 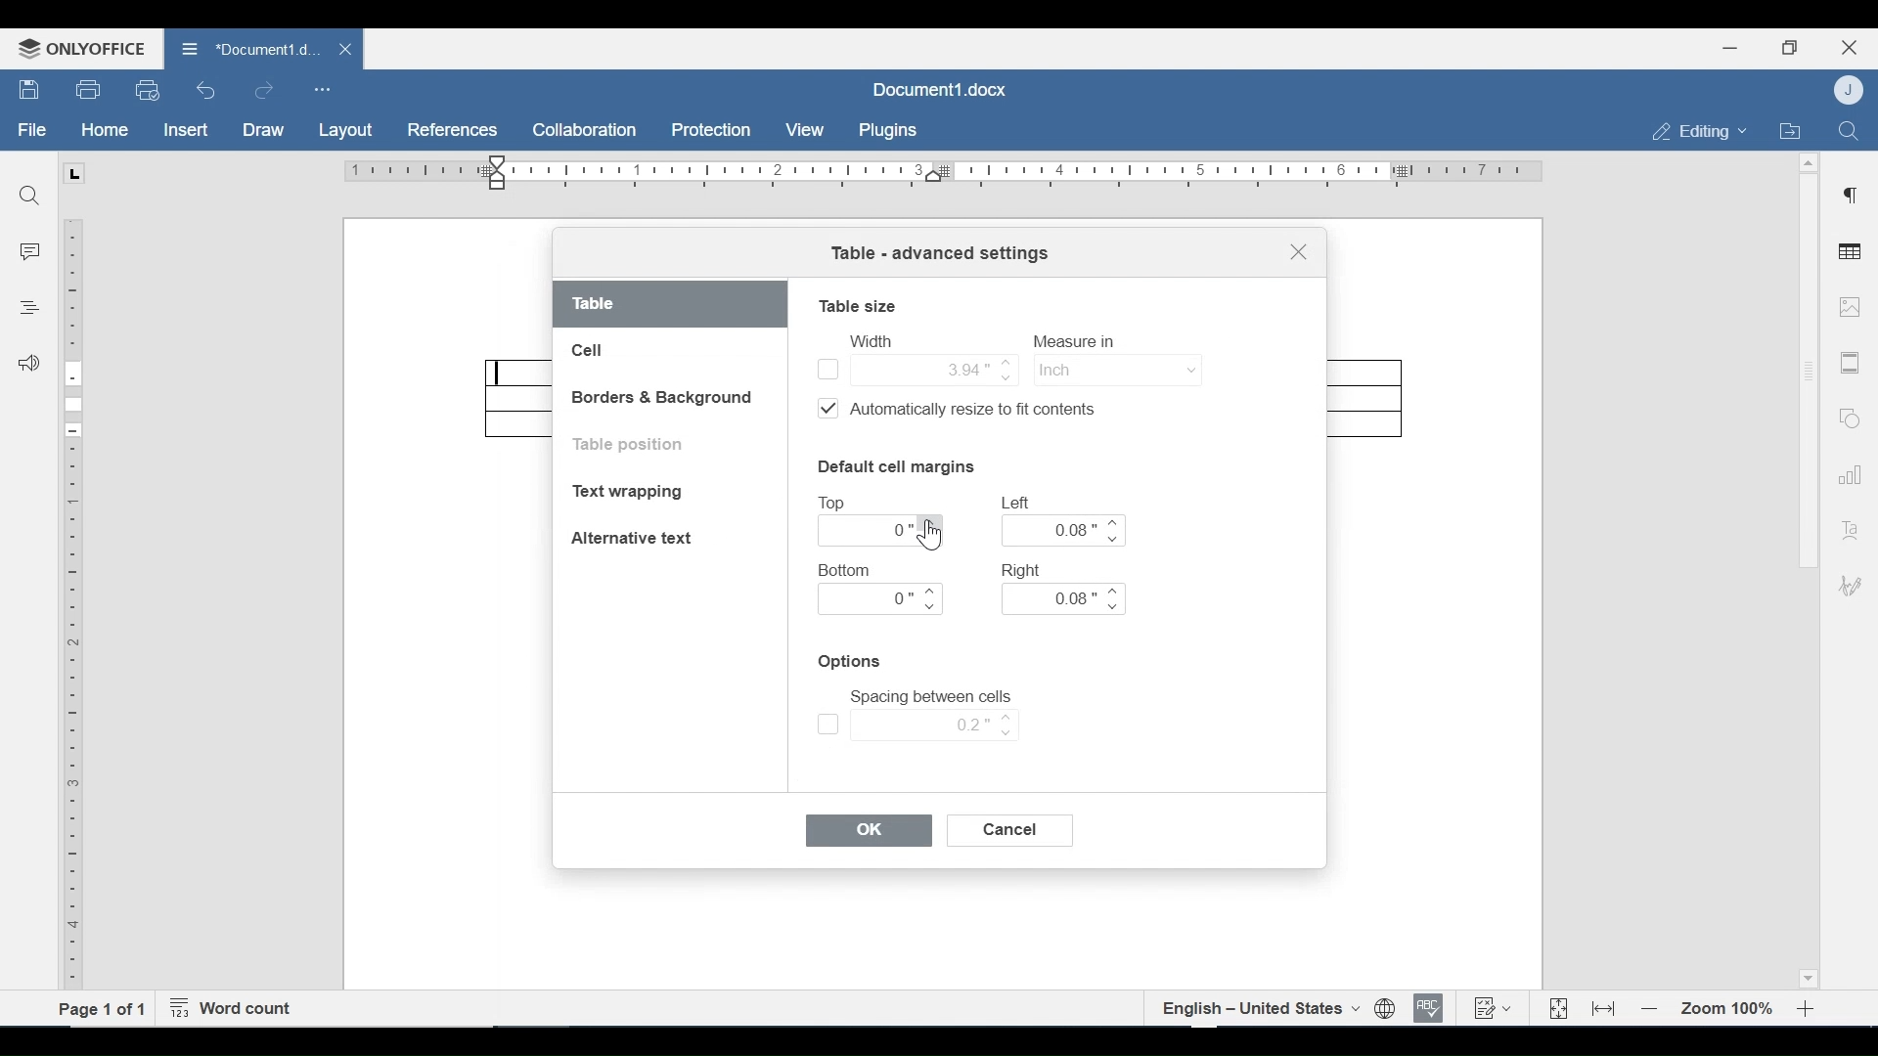 What do you see at coordinates (664, 399) in the screenshot?
I see `Borders & Background` at bounding box center [664, 399].